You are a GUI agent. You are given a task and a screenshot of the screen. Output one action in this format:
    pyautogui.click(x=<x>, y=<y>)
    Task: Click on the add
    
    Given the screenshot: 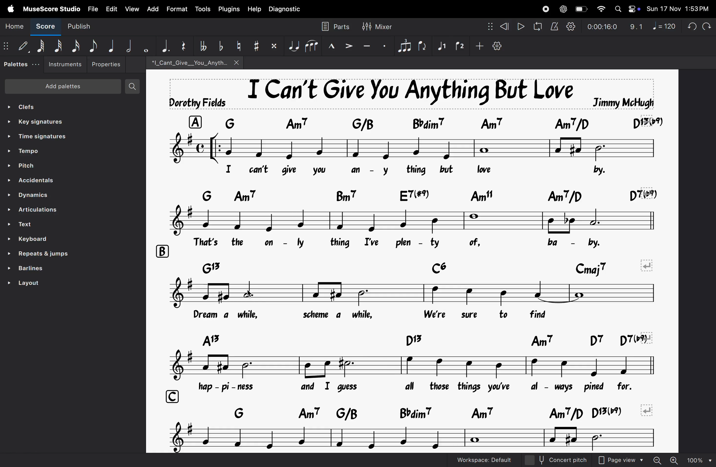 What is the action you would take?
    pyautogui.click(x=480, y=47)
    